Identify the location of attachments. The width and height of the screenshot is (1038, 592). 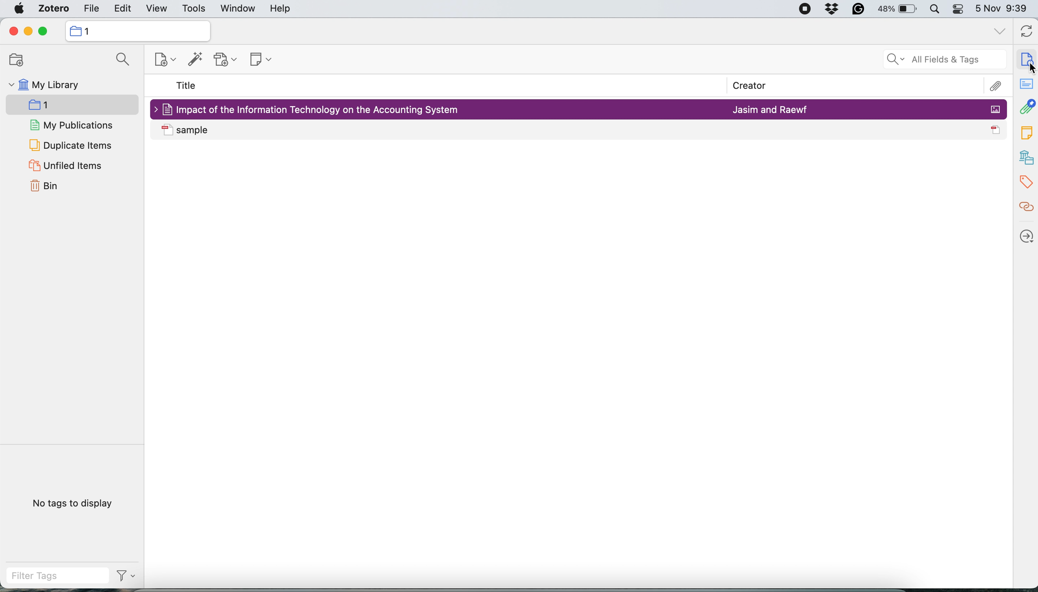
(995, 86).